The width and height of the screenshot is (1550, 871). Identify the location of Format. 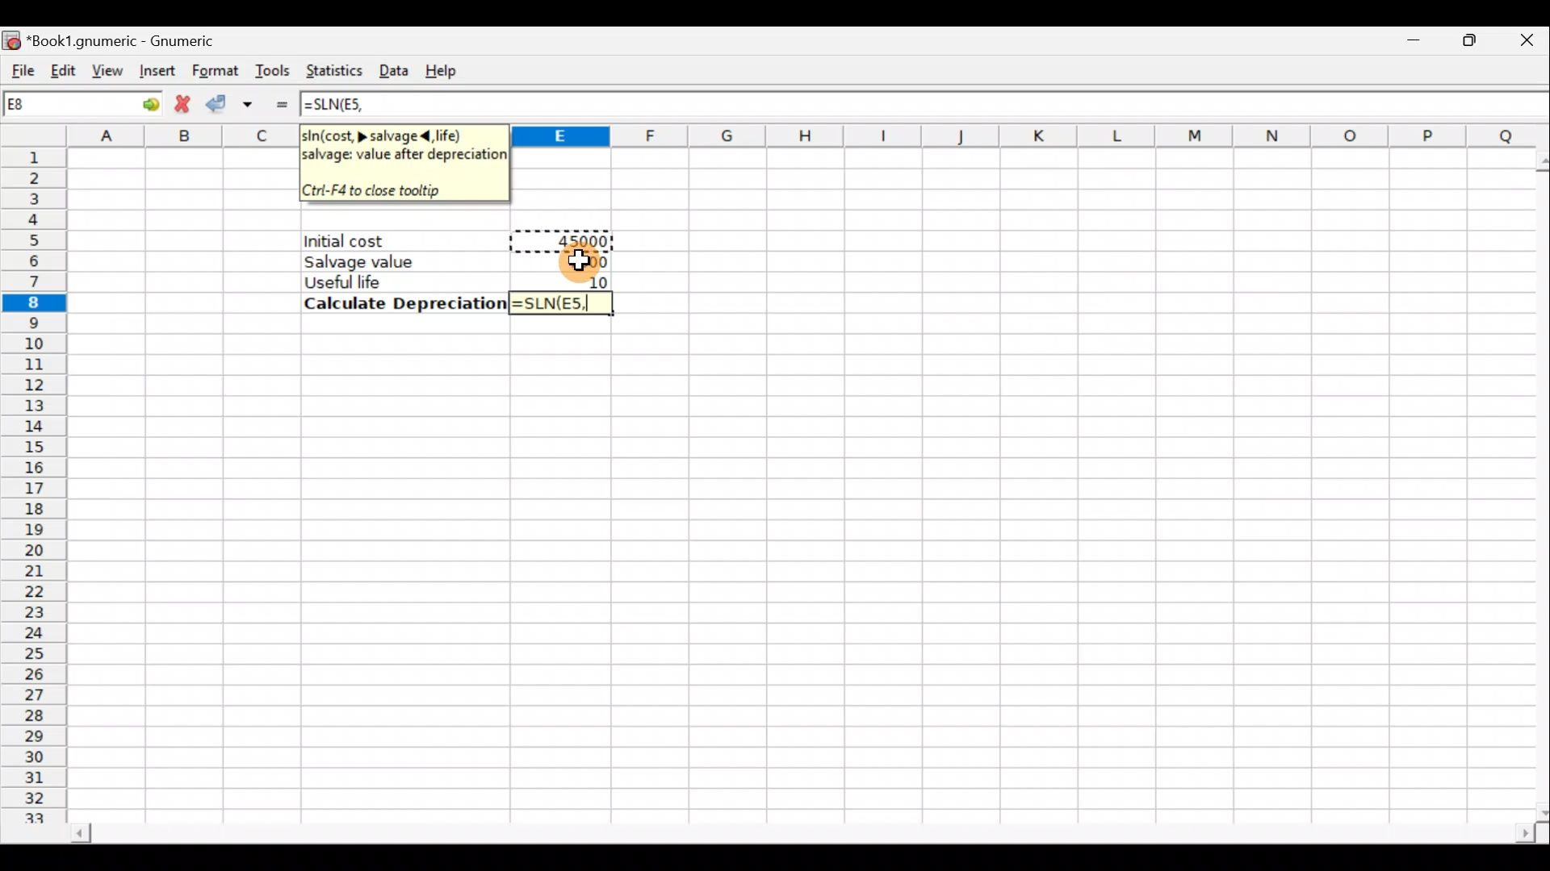
(213, 68).